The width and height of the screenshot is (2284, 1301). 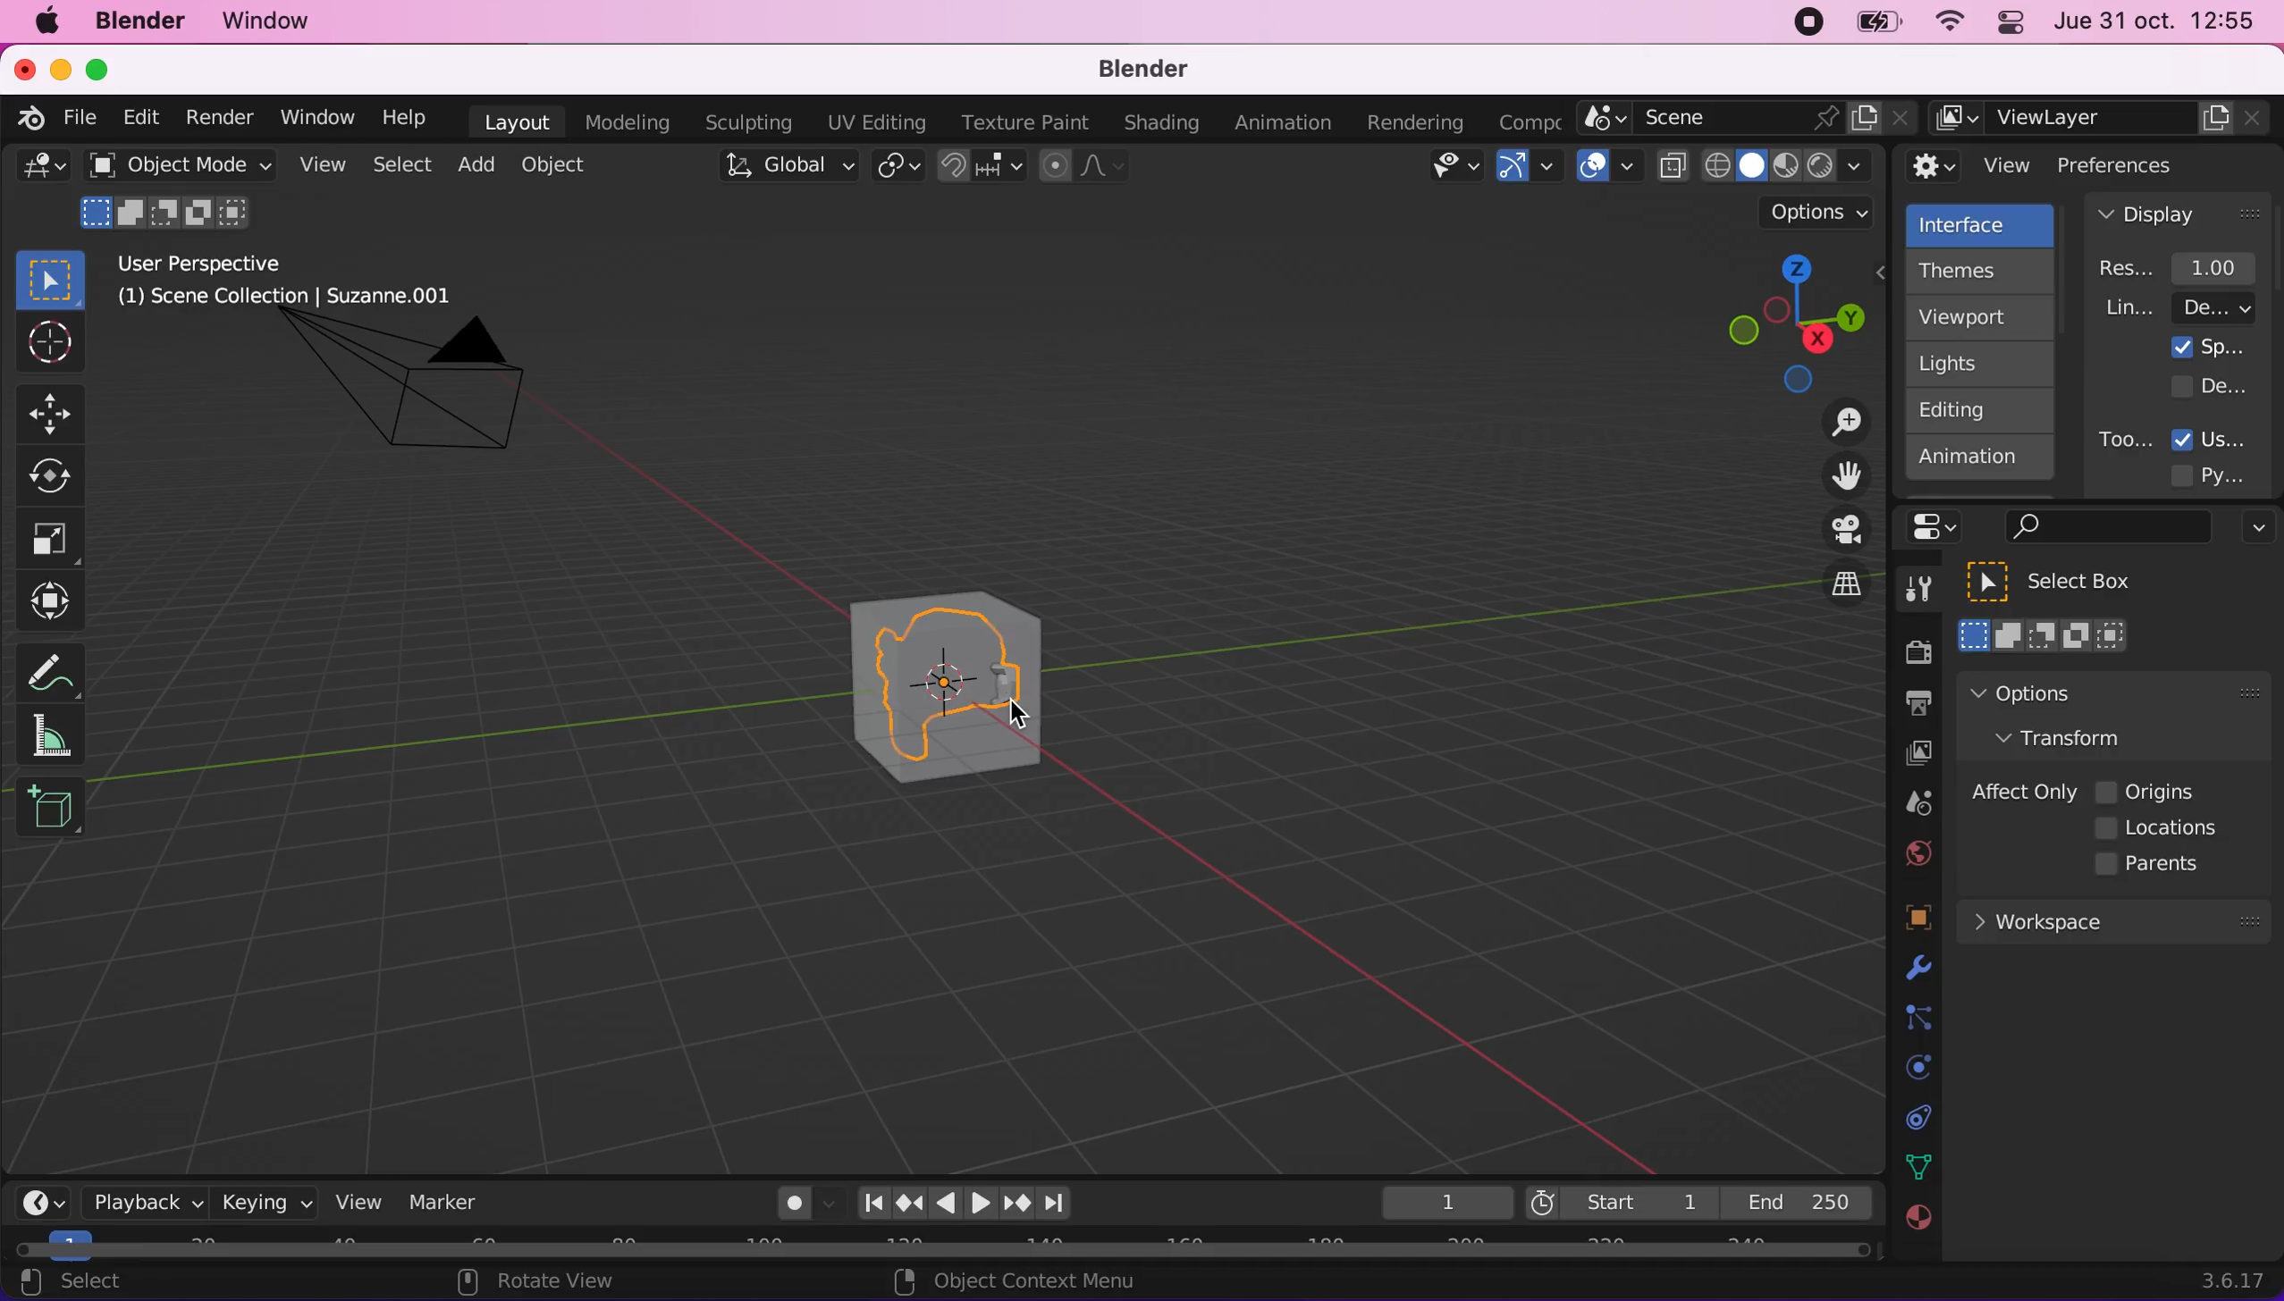 I want to click on physics prompts, so click(x=1907, y=1070).